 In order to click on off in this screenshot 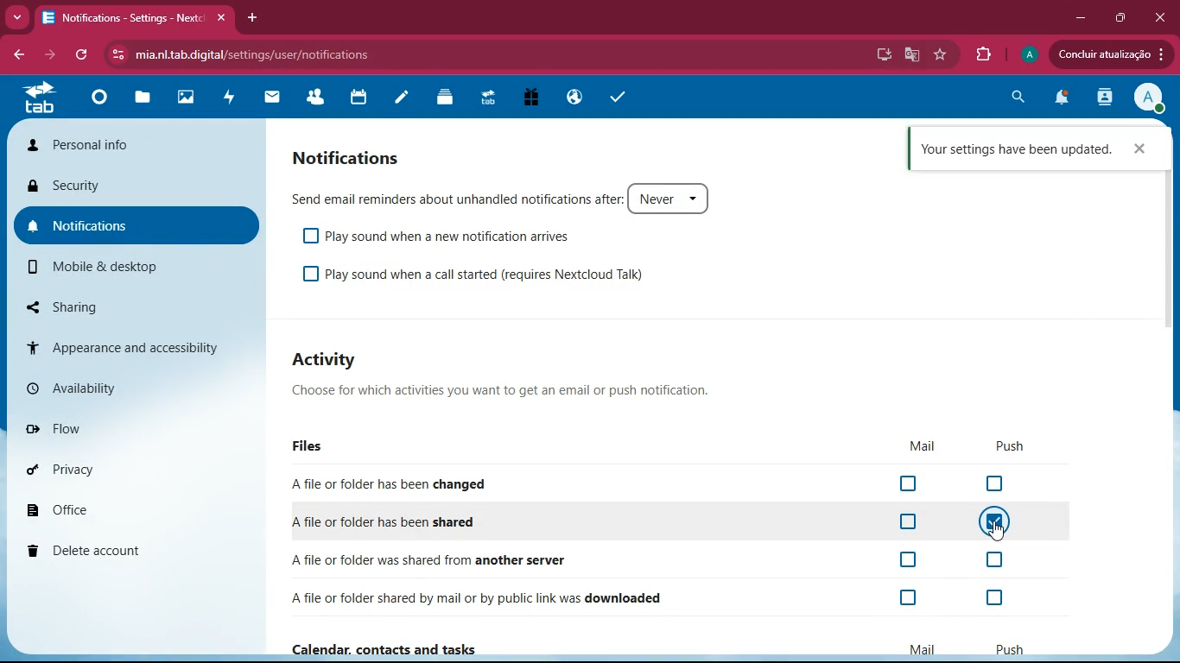, I will do `click(910, 483)`.